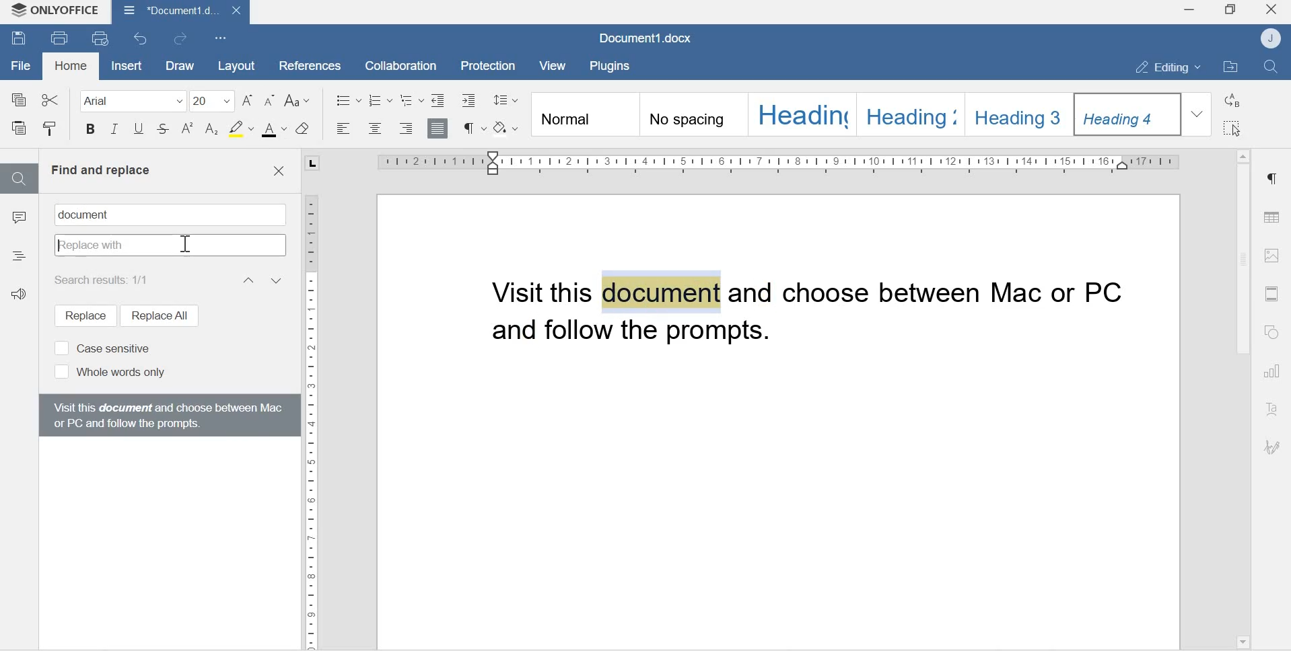  Describe the element at coordinates (305, 64) in the screenshot. I see `References` at that location.